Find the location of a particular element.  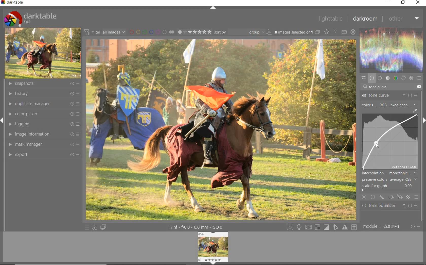

show global preferences is located at coordinates (353, 32).